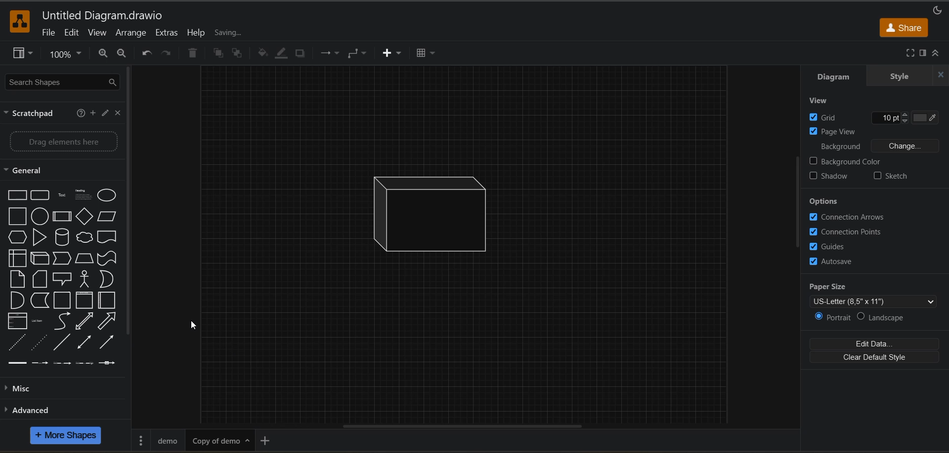  What do you see at coordinates (834, 246) in the screenshot?
I see `guides` at bounding box center [834, 246].